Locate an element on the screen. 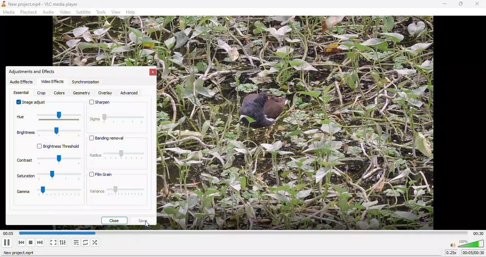  brightness is located at coordinates (51, 133).